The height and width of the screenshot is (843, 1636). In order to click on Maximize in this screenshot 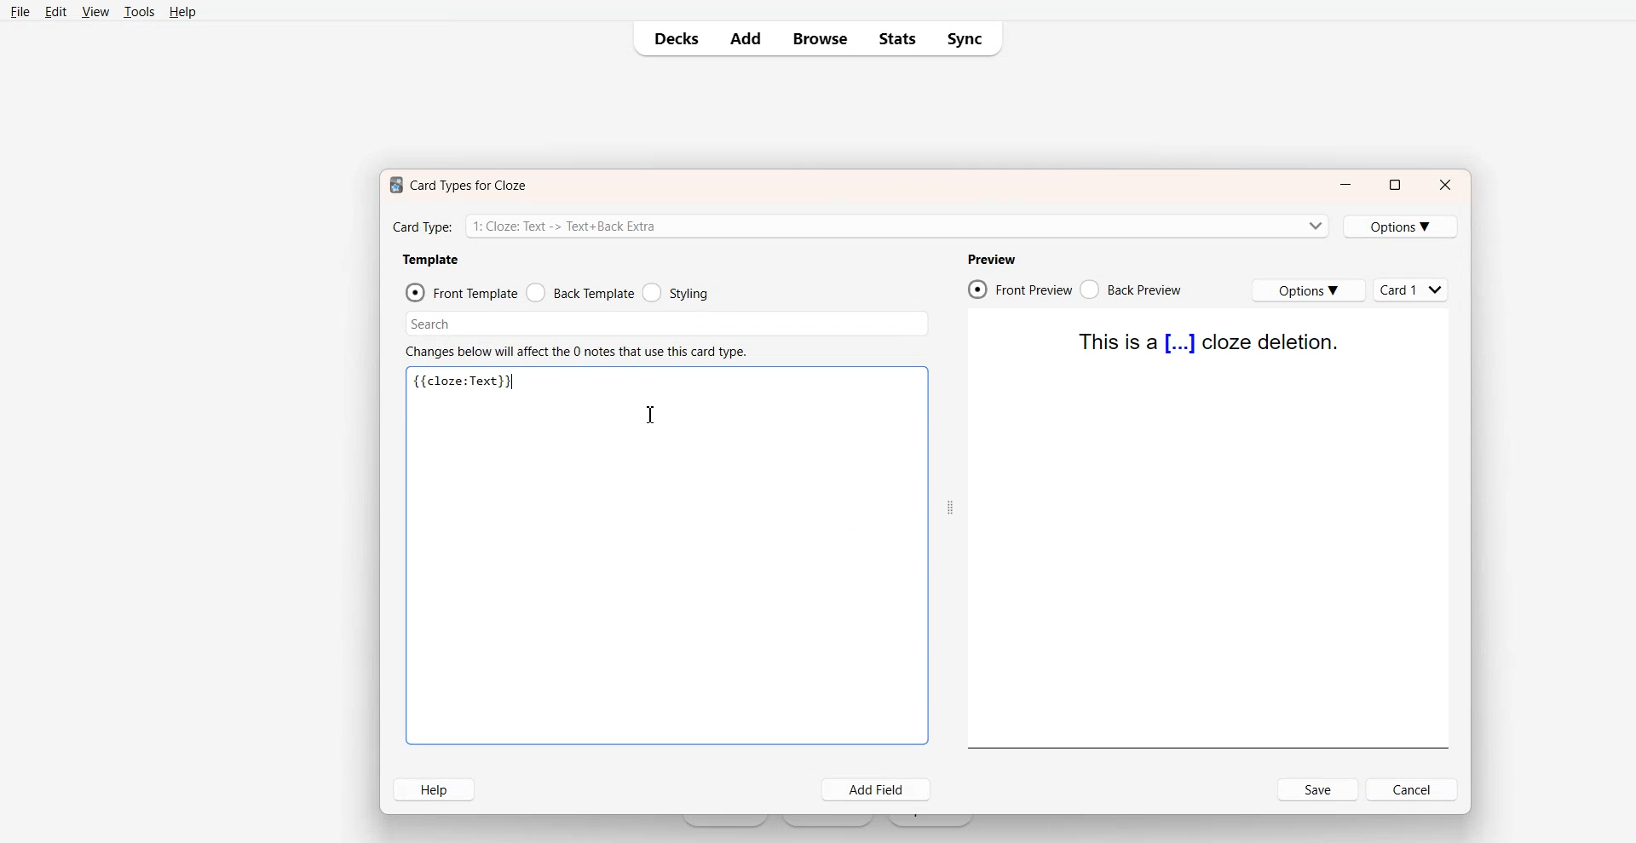, I will do `click(1394, 185)`.